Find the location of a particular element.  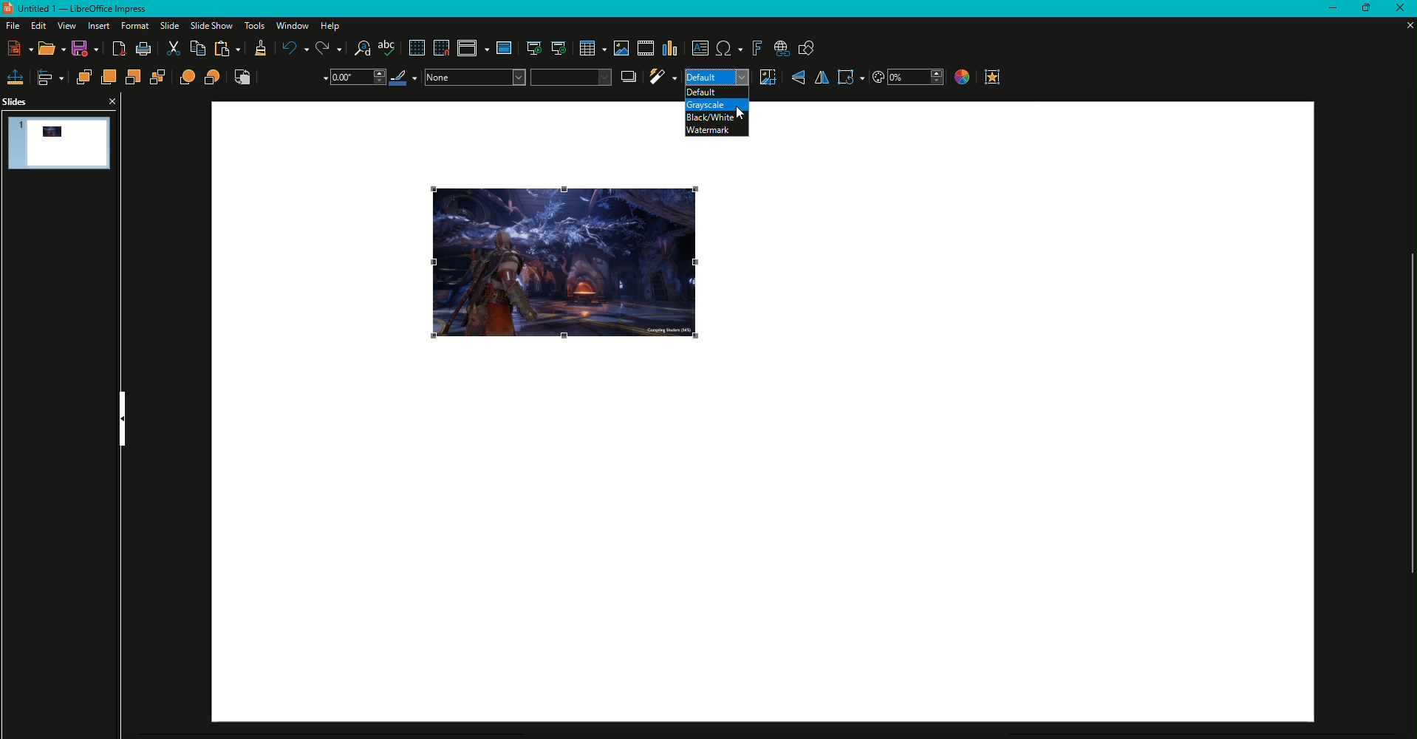

Edit is located at coordinates (37, 26).